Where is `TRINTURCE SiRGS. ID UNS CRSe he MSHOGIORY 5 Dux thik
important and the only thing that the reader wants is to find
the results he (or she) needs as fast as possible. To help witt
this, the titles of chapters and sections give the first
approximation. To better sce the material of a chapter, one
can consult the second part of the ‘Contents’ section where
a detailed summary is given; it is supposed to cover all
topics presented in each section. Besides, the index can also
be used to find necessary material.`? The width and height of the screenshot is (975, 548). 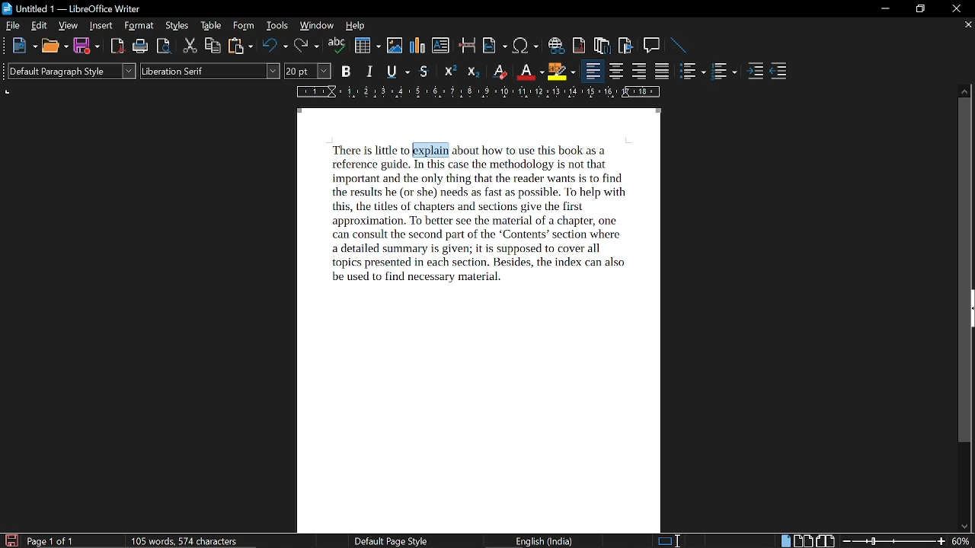 TRINTURCE SiRGS. ID UNS CRSe he MSHOGIORY 5 Dux thik
important and the only thing that the reader wants is to find
the results he (or she) needs as fast as possible. To help witt
this, the titles of chapters and sections give the first
approximation. To better sce the material of a chapter, one
can consult the second part of the ‘Contents’ section where
a detailed summary is given; it is supposed to cover all
topics presented in each section. Besides, the index can also
be used to find necessary material. is located at coordinates (473, 221).